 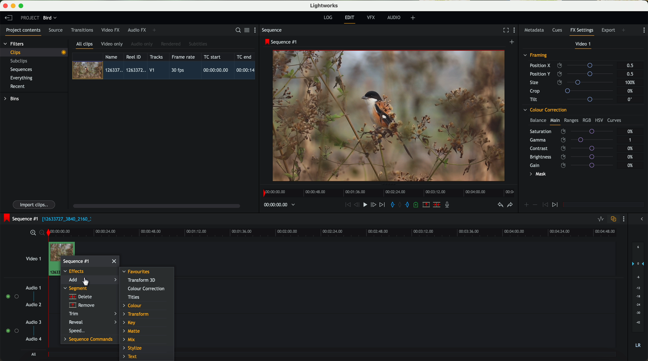 What do you see at coordinates (246, 30) in the screenshot?
I see `toggle between list and title view` at bounding box center [246, 30].